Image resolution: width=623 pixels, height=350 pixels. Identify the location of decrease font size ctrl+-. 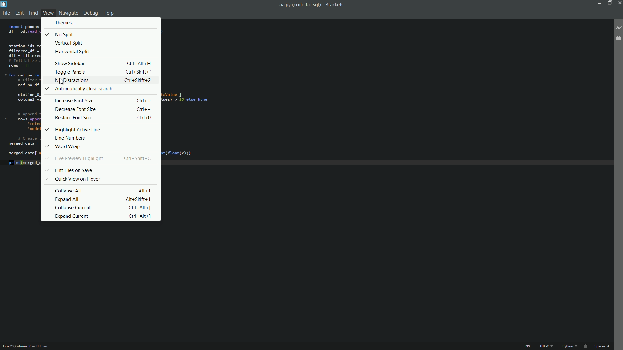
(103, 108).